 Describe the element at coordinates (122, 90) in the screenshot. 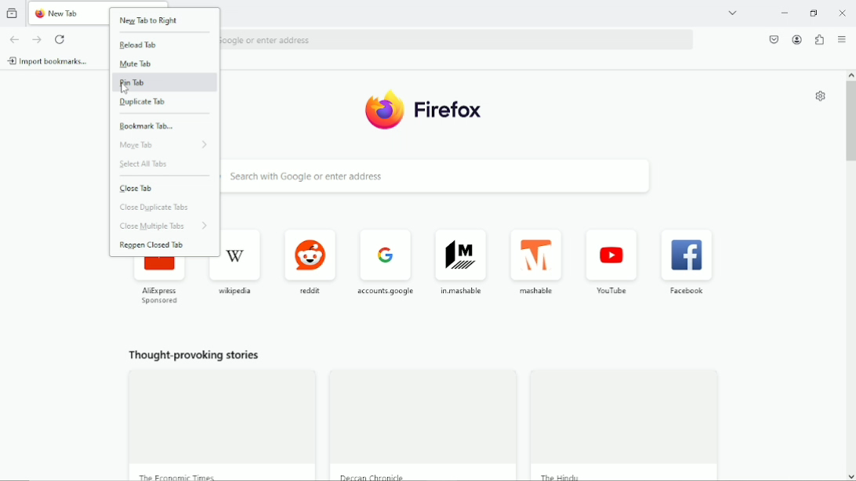

I see `cursor` at that location.